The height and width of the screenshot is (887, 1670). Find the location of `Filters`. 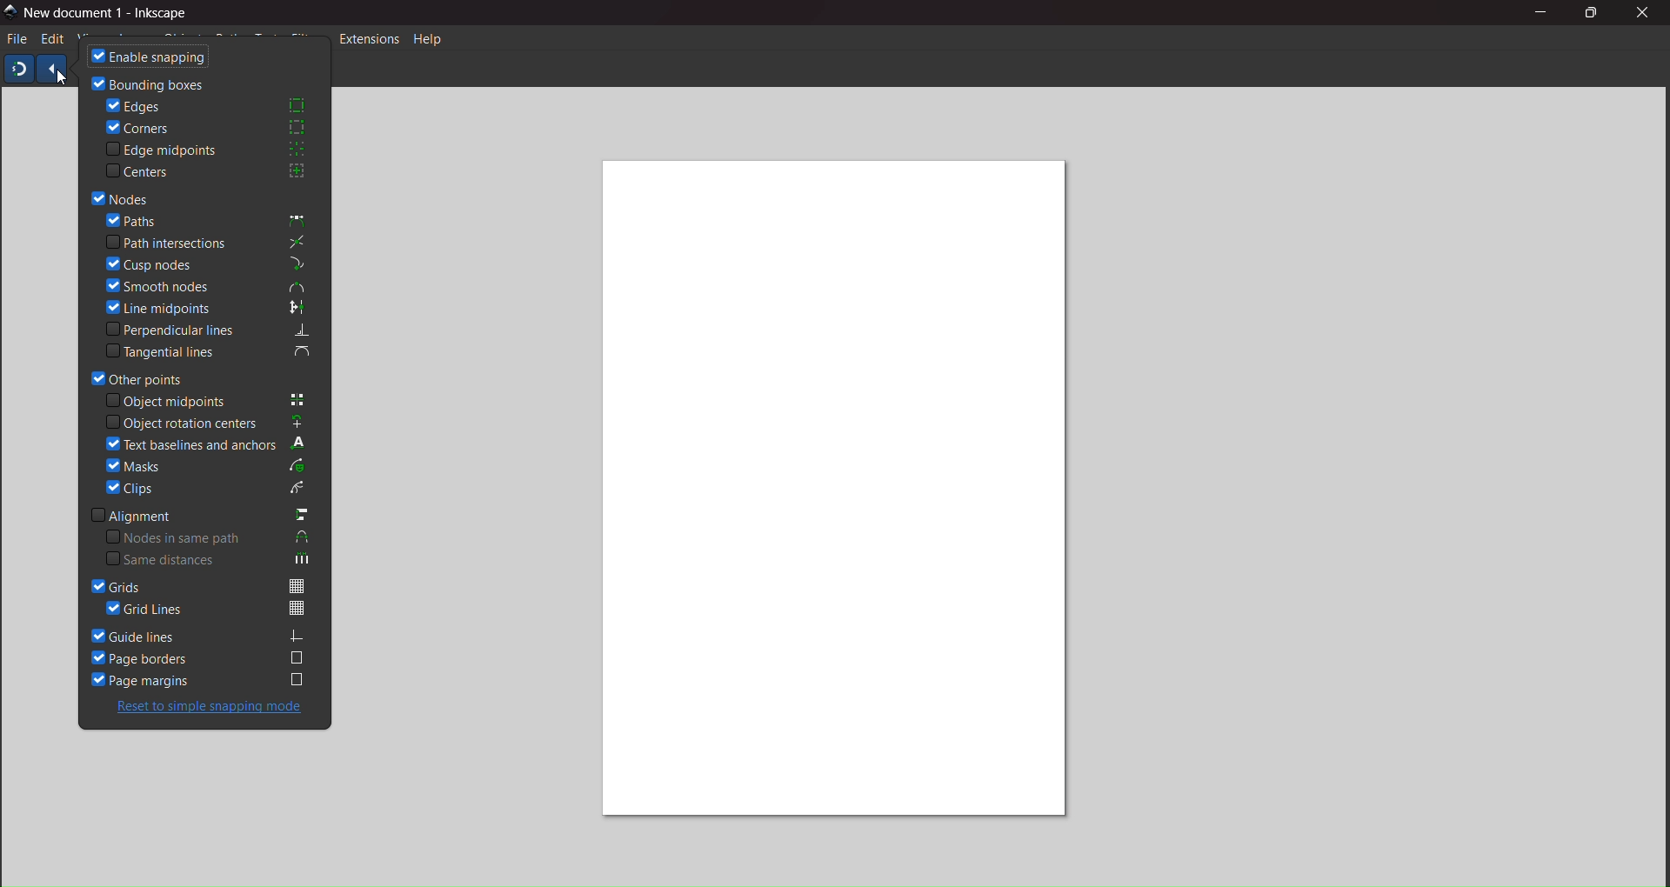

Filters is located at coordinates (307, 39).